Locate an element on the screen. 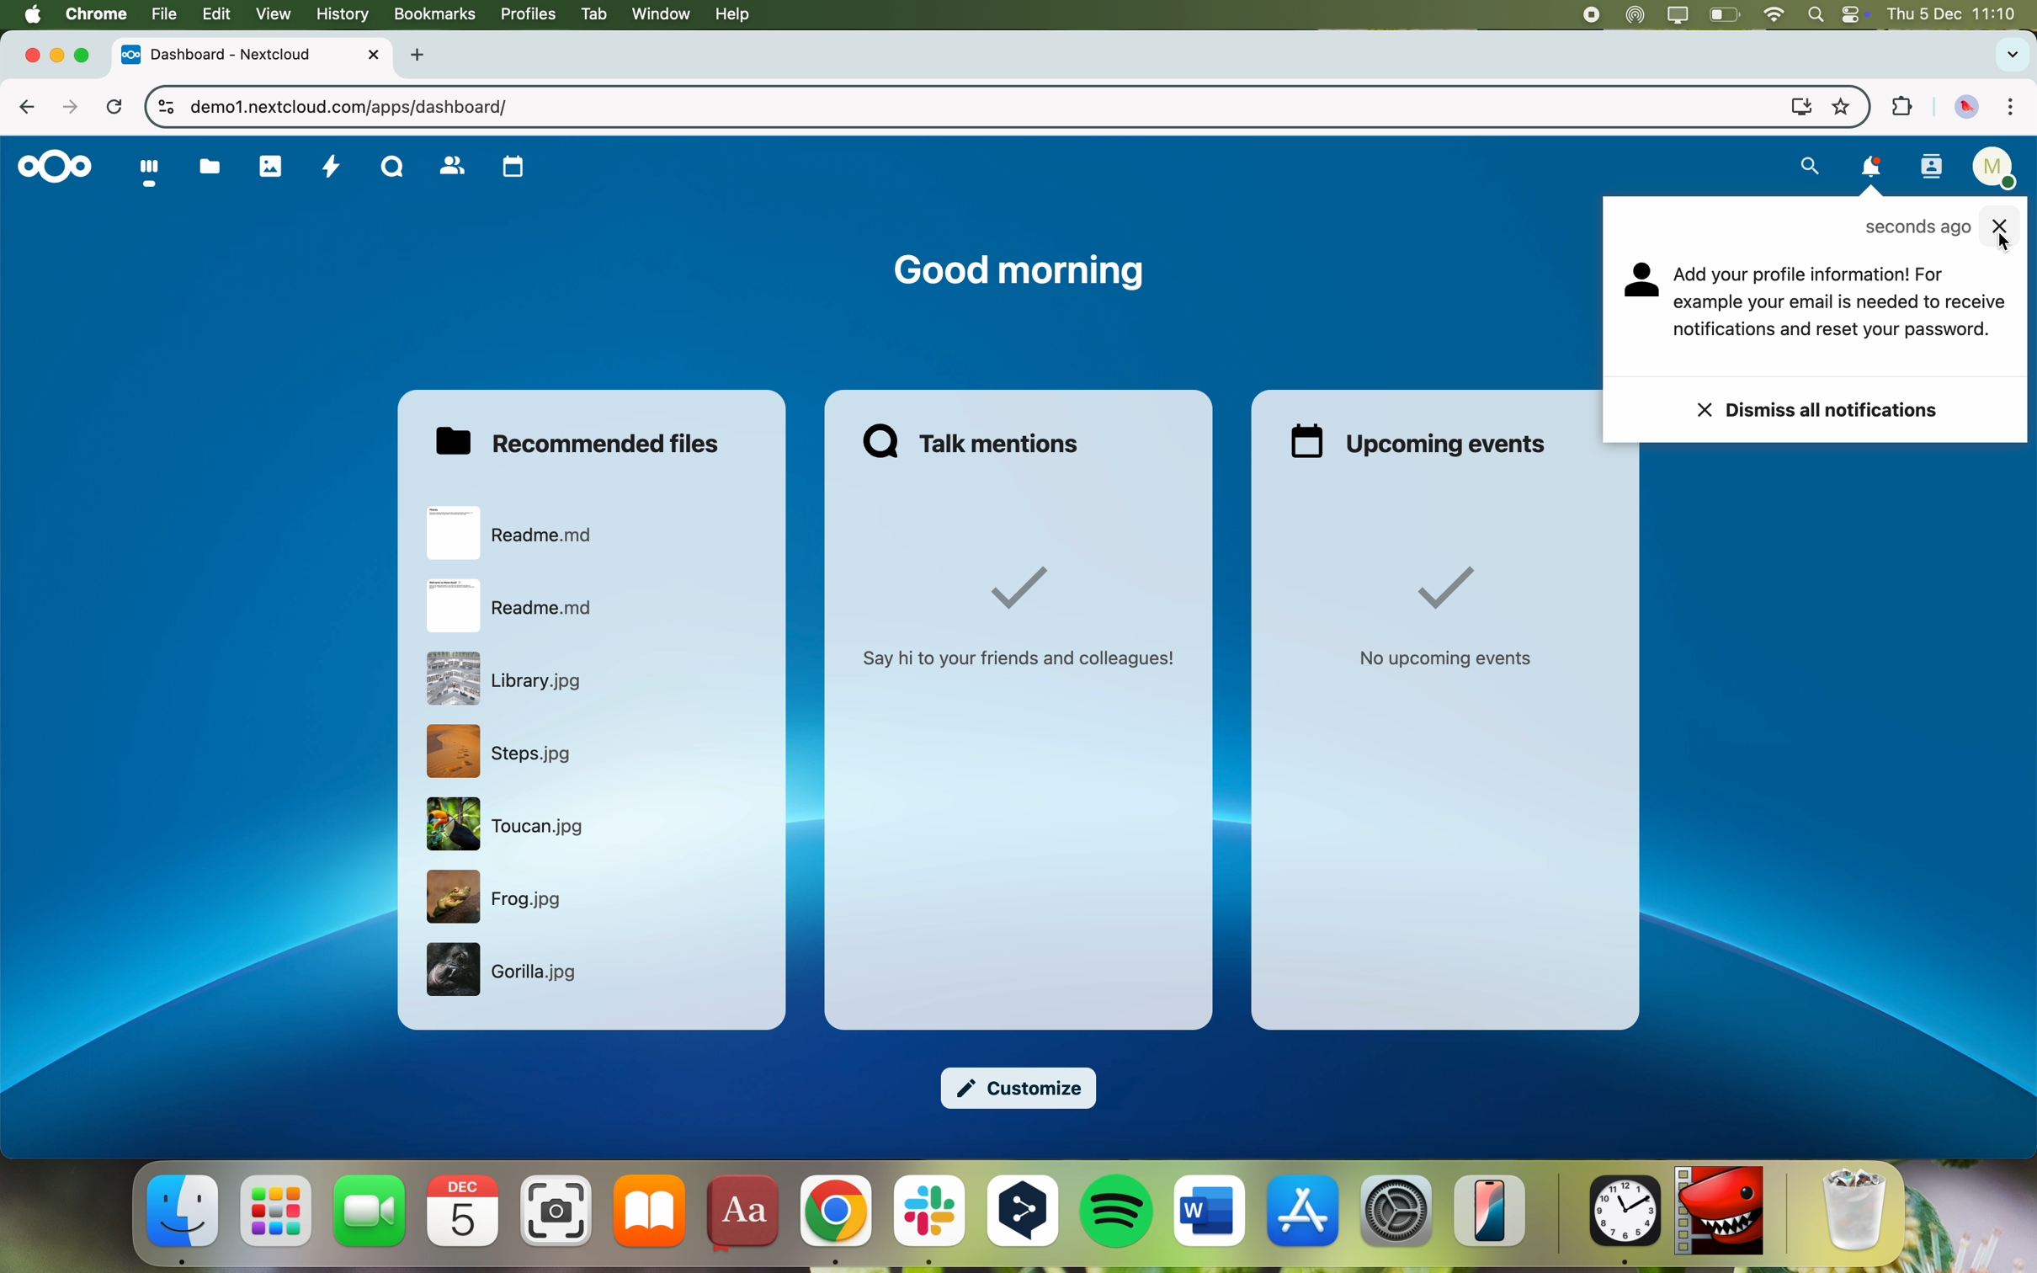  no upcoming events is located at coordinates (1446, 621).